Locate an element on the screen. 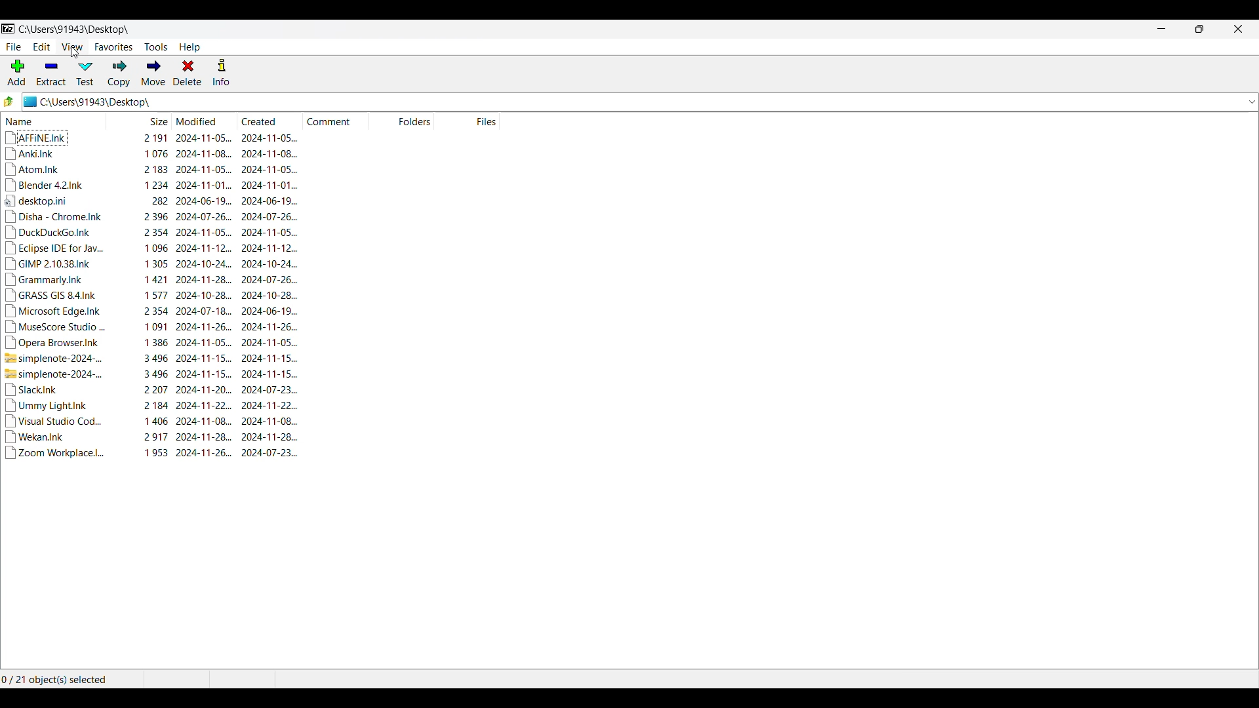  simplenote-2024-... 3496 2024-11-15... 2024-11-15... is located at coordinates (158, 374).